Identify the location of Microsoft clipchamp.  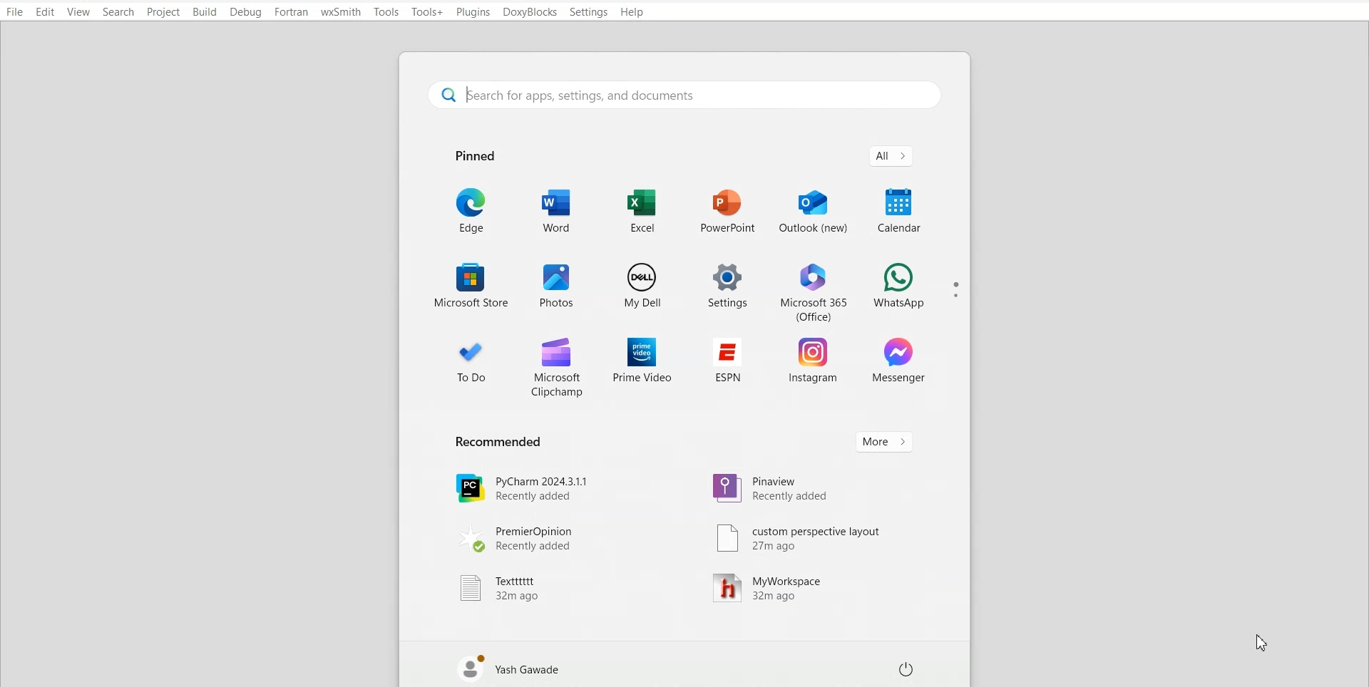
(558, 368).